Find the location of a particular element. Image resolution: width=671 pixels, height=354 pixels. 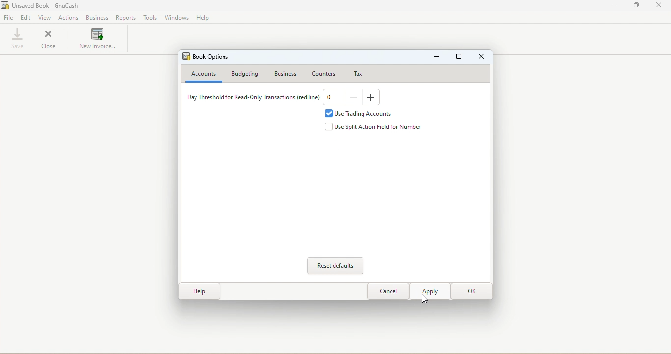

Day threshold for Read-only transactions (red line) is located at coordinates (251, 99).